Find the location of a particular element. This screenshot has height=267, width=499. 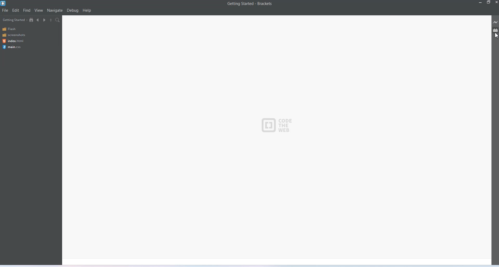

Maximize is located at coordinates (489, 3).